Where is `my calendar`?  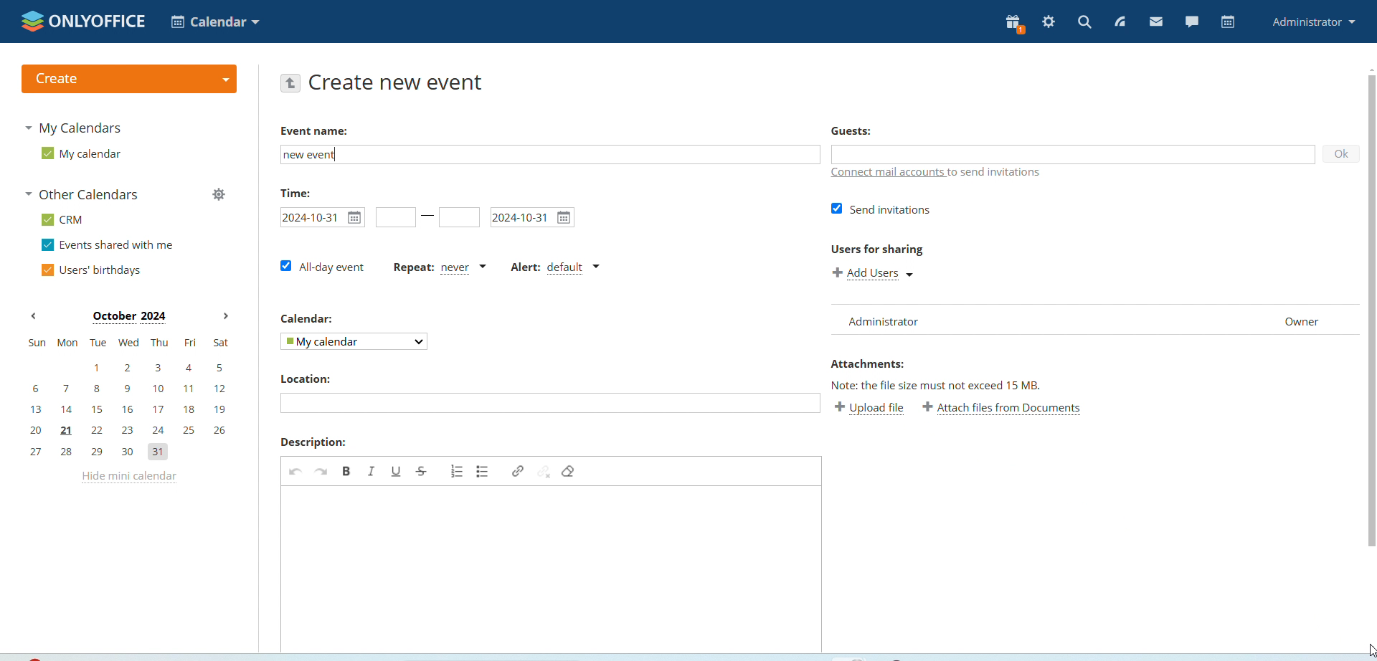 my calendar is located at coordinates (85, 153).